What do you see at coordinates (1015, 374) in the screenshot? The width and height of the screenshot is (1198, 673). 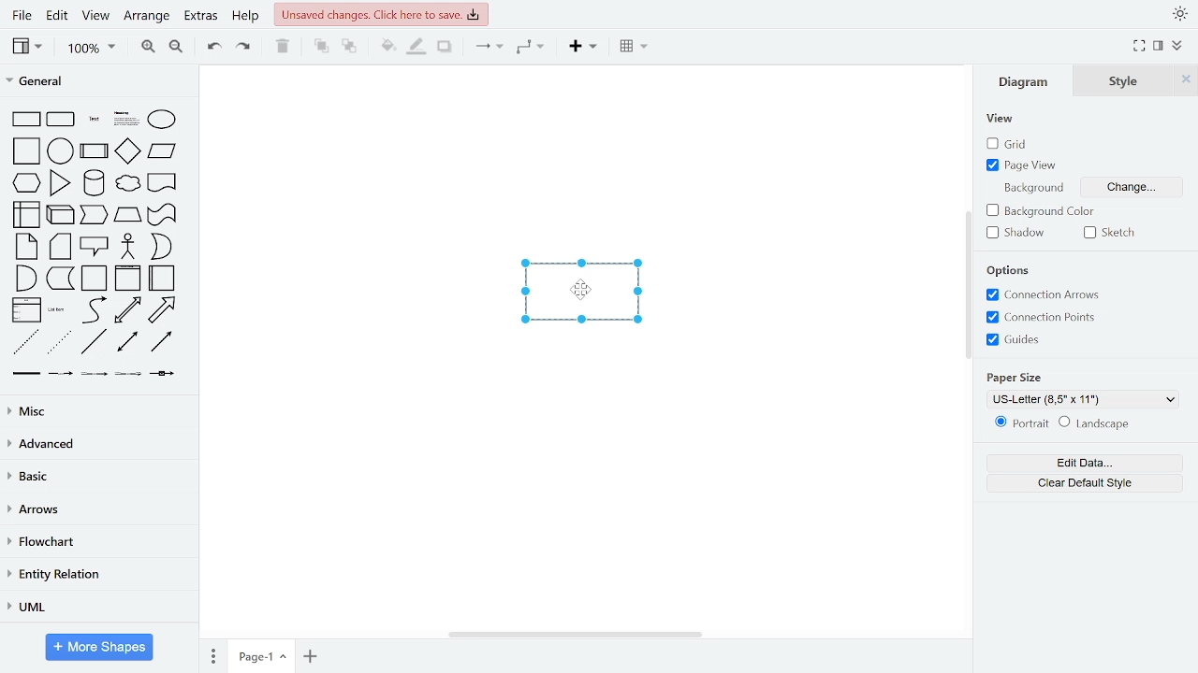 I see `Paper Size` at bounding box center [1015, 374].